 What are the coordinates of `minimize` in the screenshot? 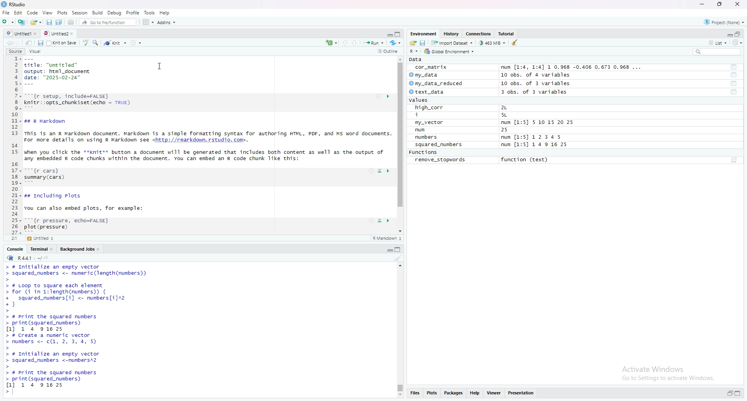 It's located at (727, 34).